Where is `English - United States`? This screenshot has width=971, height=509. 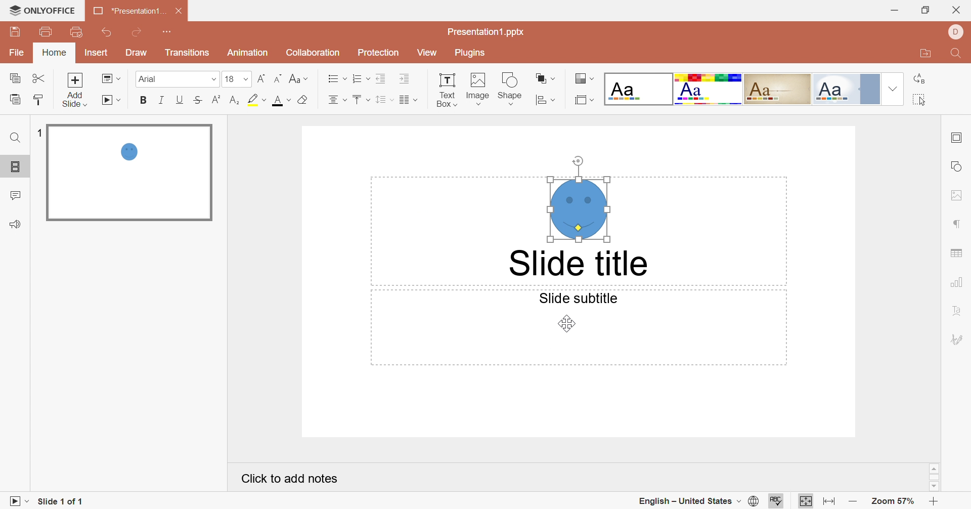 English - United States is located at coordinates (689, 501).